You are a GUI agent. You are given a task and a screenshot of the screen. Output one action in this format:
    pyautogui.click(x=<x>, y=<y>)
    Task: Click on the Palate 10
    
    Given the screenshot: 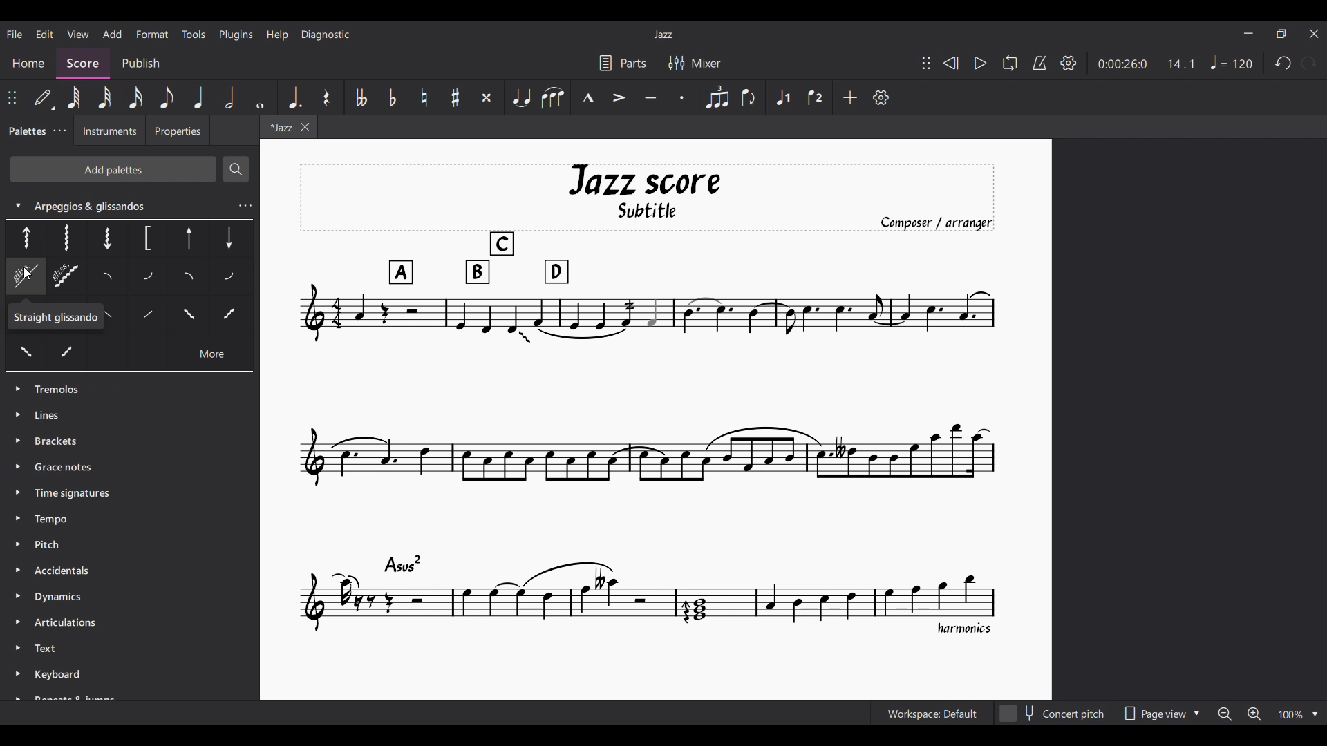 What is the action you would take?
    pyautogui.click(x=151, y=278)
    